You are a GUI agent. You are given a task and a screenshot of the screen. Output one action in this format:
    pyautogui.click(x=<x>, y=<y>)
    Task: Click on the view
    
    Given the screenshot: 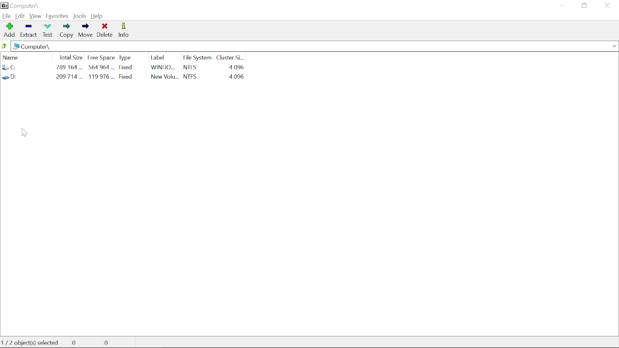 What is the action you would take?
    pyautogui.click(x=35, y=16)
    